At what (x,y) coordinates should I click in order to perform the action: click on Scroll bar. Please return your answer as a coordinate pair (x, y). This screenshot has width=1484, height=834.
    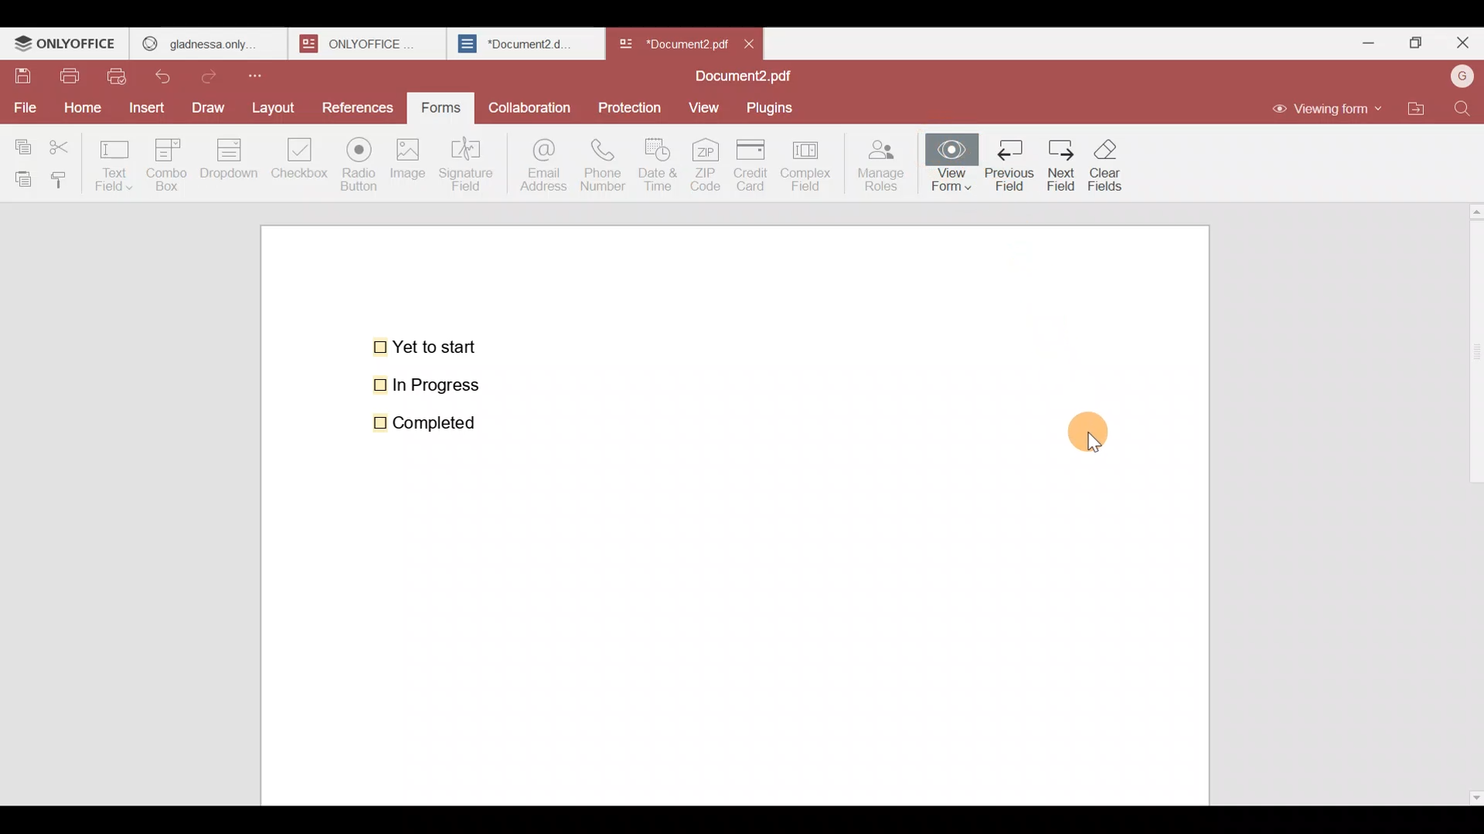
    Looking at the image, I should click on (1471, 500).